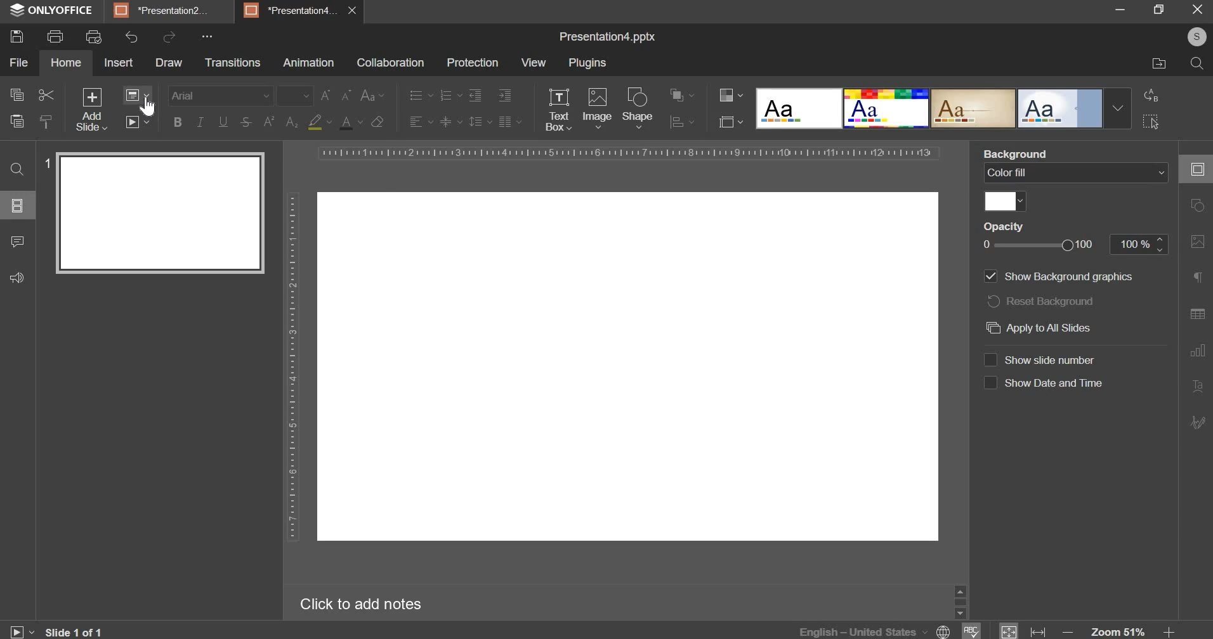  What do you see at coordinates (1197, 387) in the screenshot?
I see `text art` at bounding box center [1197, 387].